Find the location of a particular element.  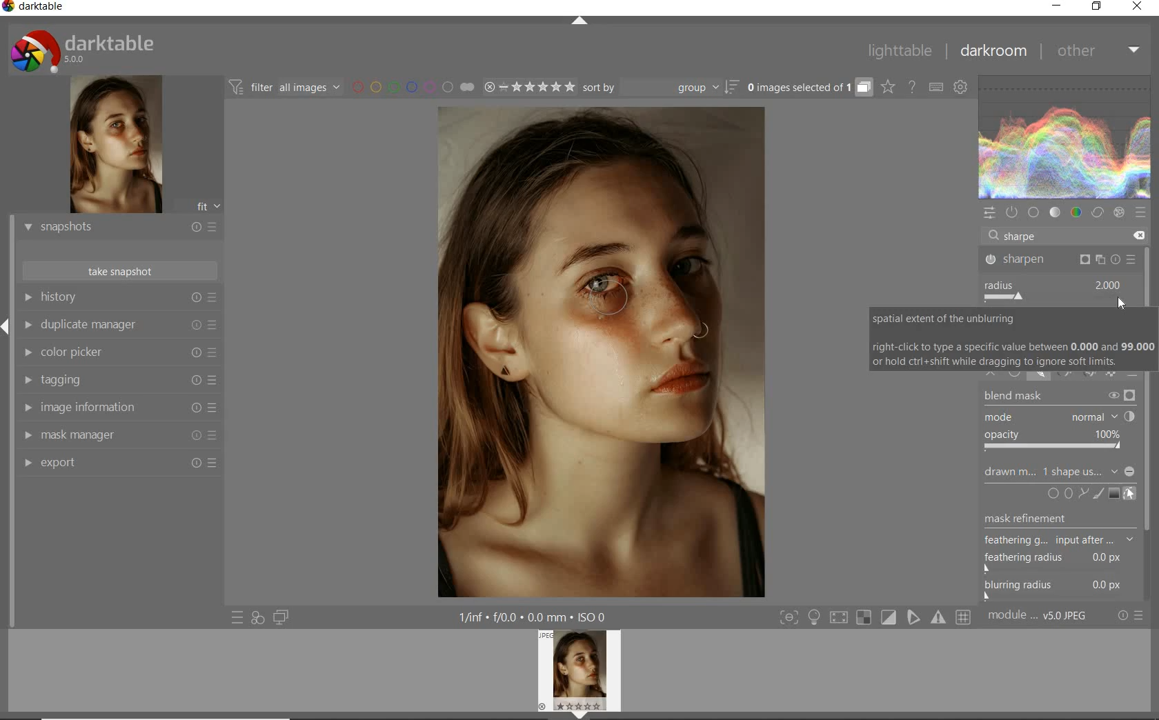

tone is located at coordinates (1056, 212).